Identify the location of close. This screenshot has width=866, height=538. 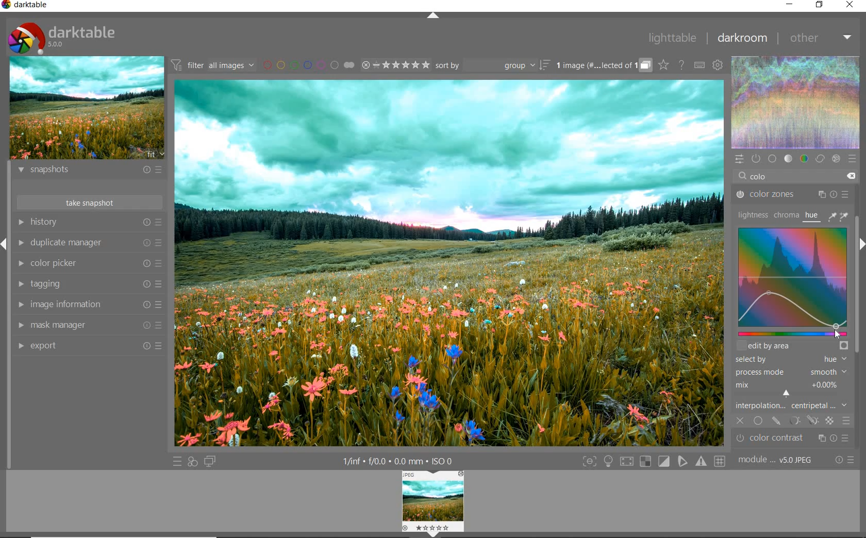
(851, 5).